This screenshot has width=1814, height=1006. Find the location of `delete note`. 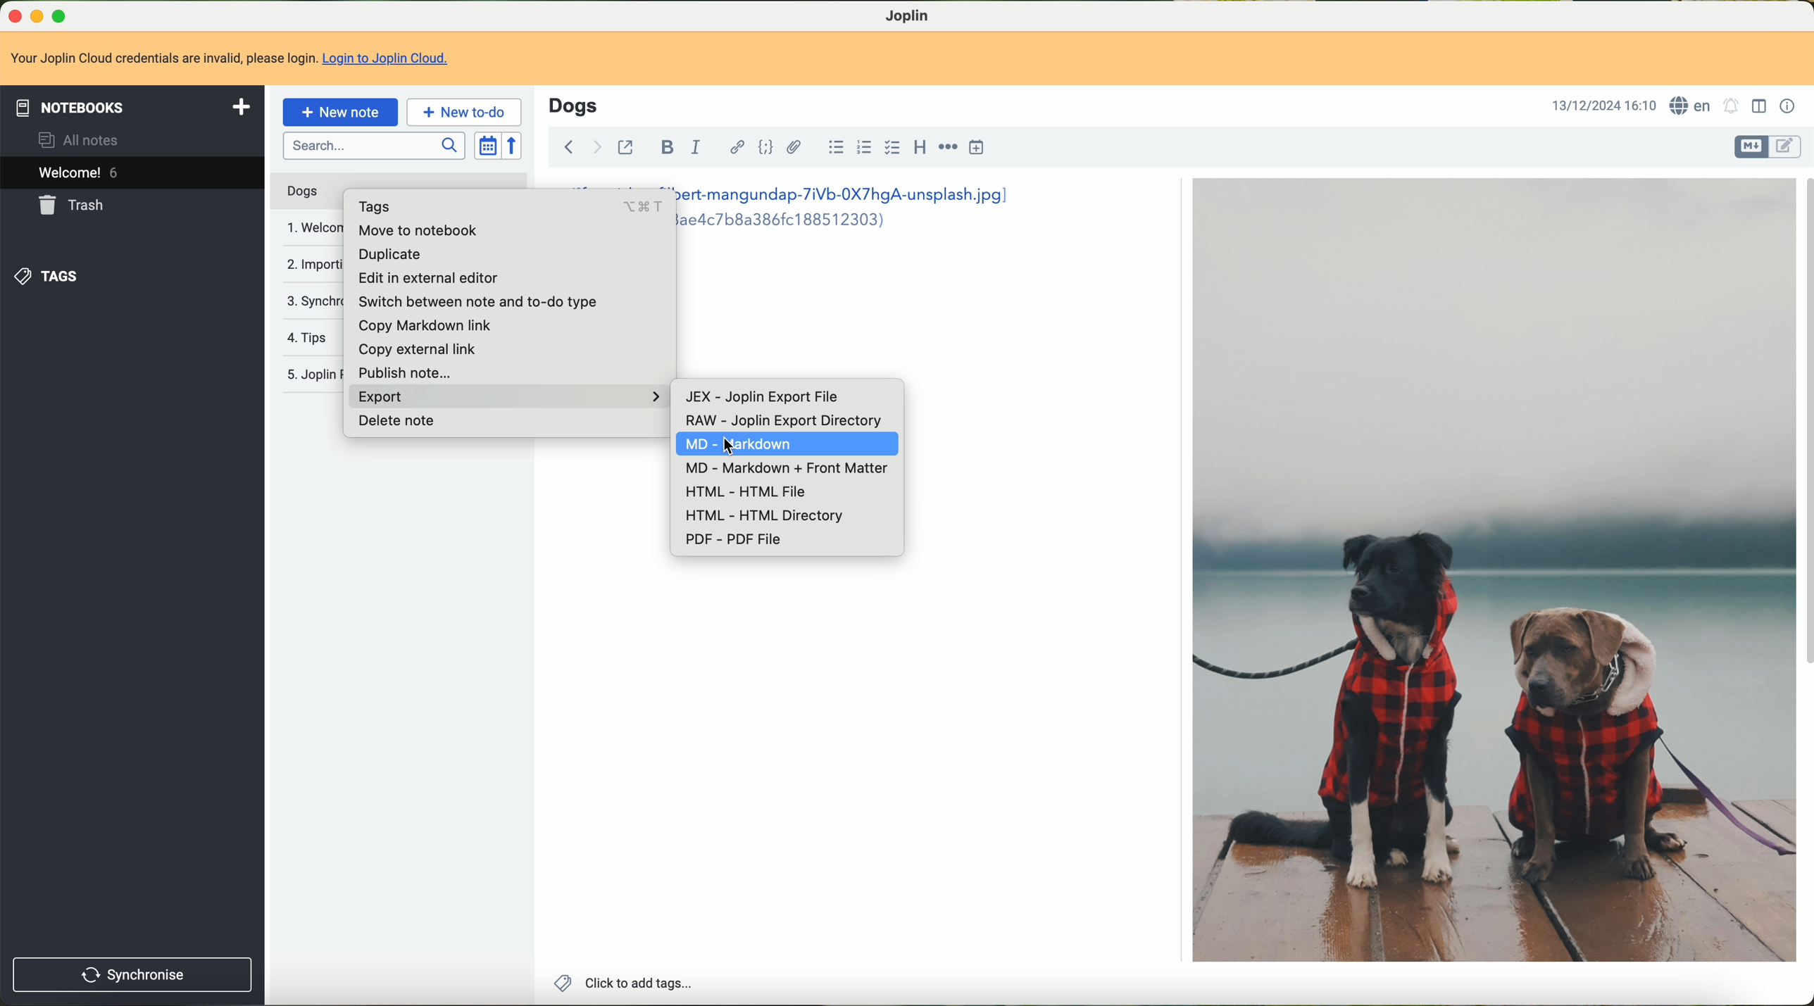

delete note is located at coordinates (396, 422).